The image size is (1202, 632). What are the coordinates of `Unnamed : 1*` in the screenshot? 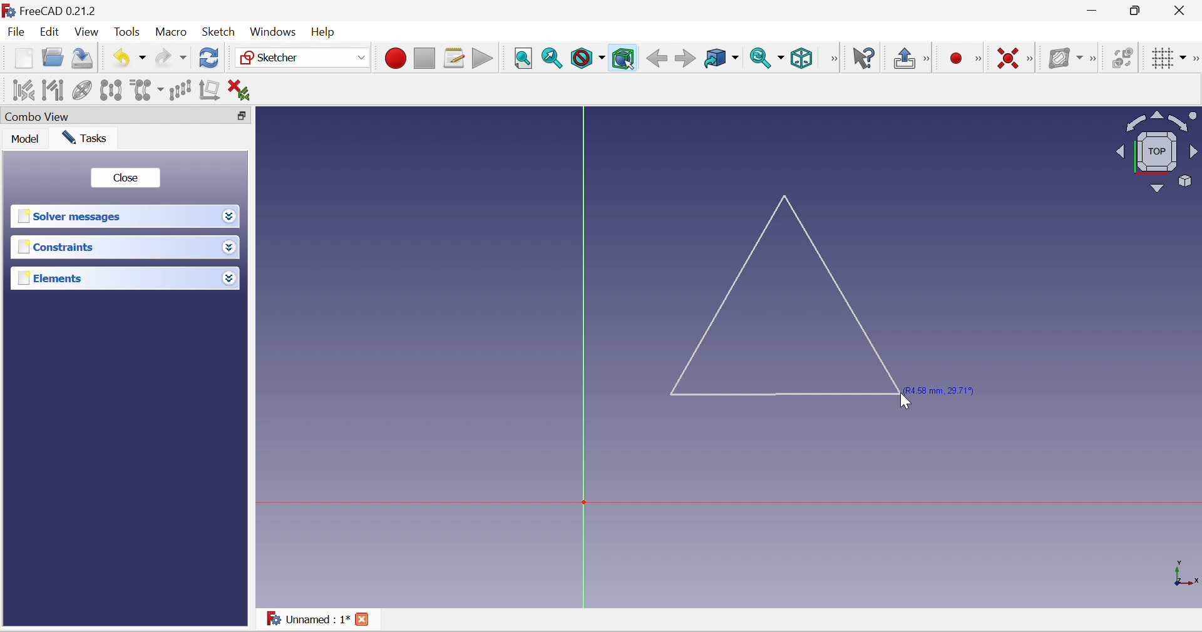 It's located at (309, 618).